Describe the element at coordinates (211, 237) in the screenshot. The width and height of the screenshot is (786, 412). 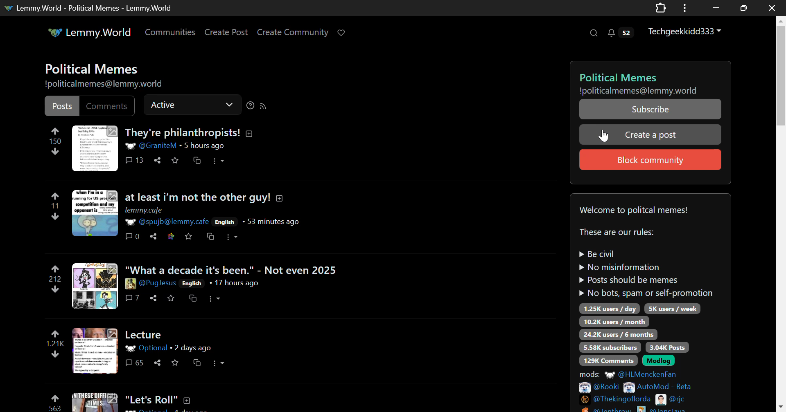
I see `Cross-post` at that location.